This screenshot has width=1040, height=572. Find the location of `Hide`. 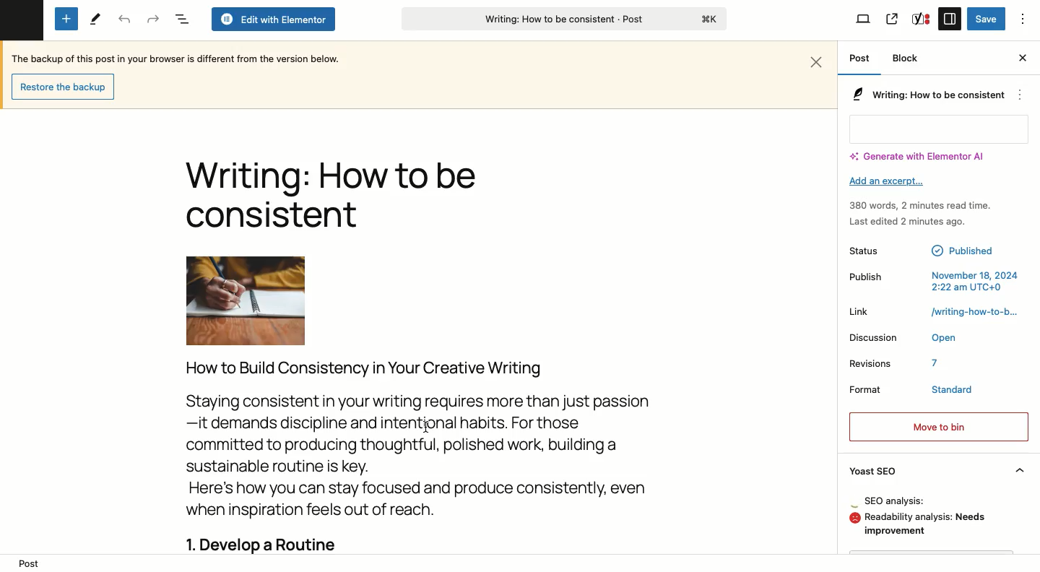

Hide is located at coordinates (1020, 467).